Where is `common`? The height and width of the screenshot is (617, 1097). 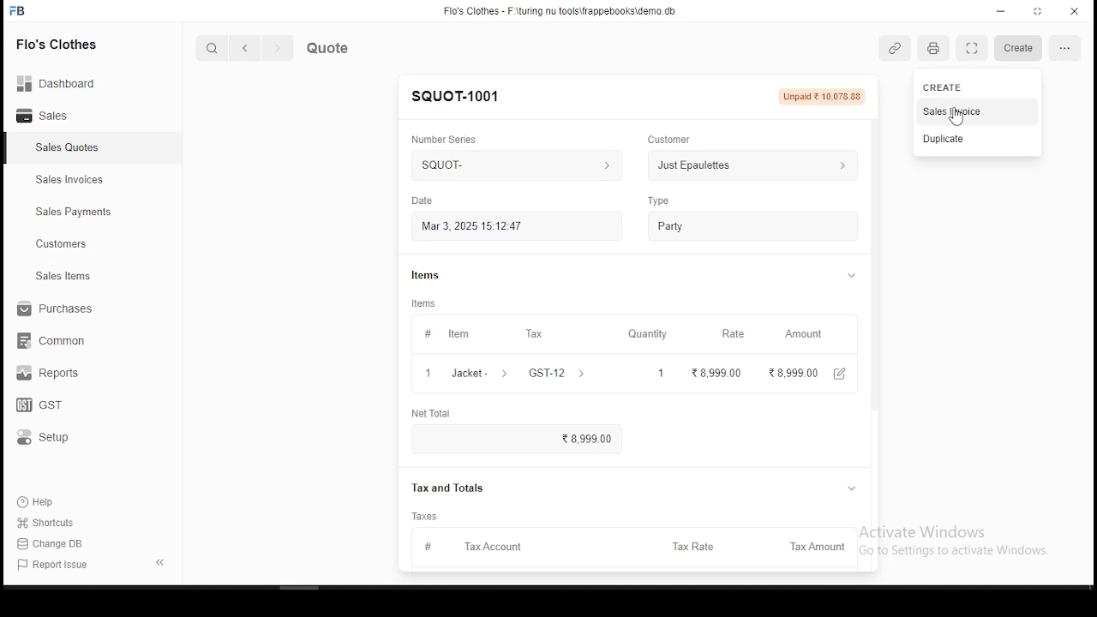 common is located at coordinates (57, 340).